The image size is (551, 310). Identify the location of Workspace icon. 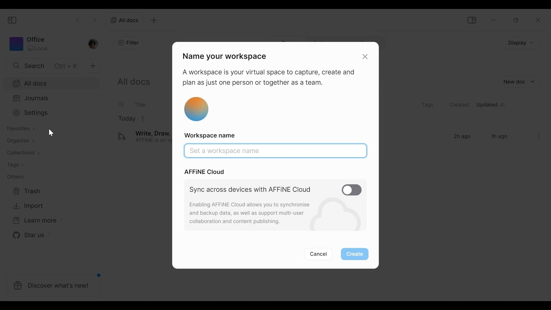
(44, 45).